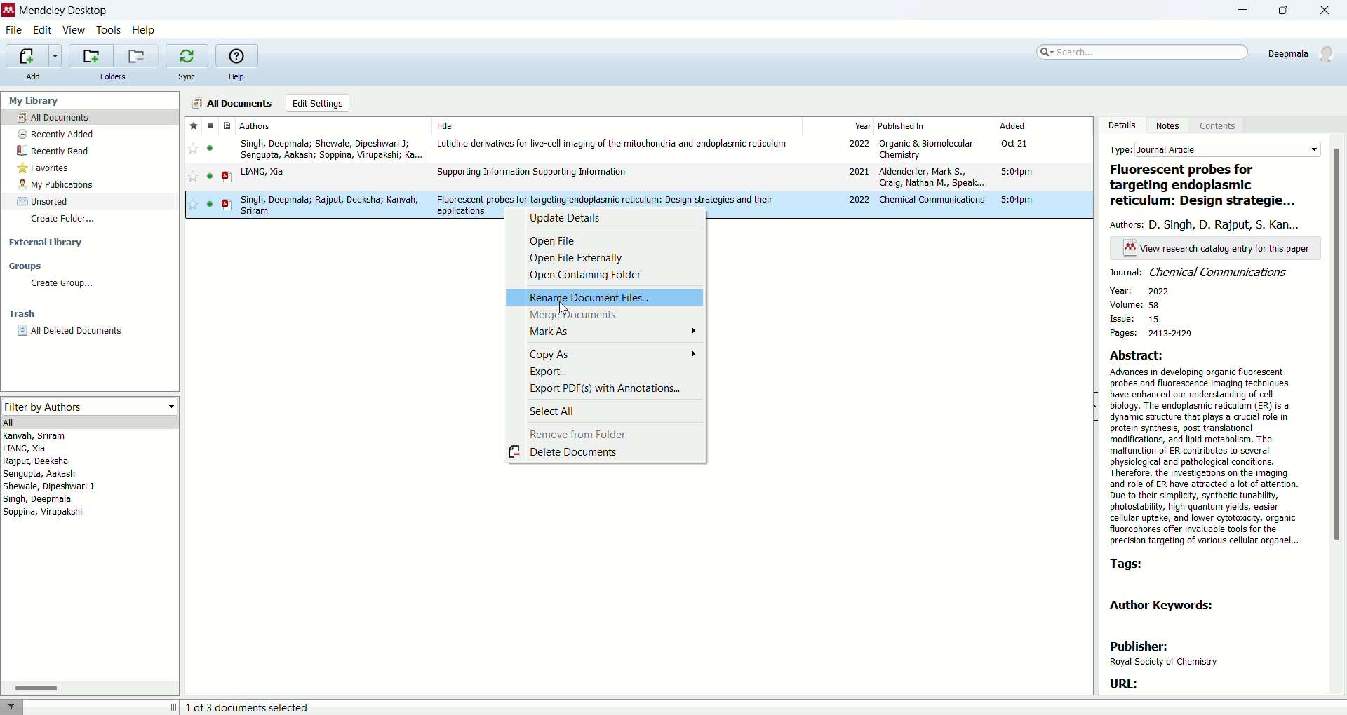  Describe the element at coordinates (22, 315) in the screenshot. I see `trash` at that location.